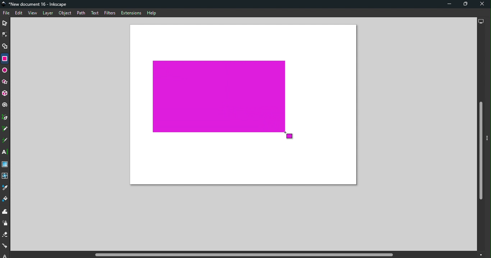 This screenshot has width=491, height=258. I want to click on File, so click(7, 13).